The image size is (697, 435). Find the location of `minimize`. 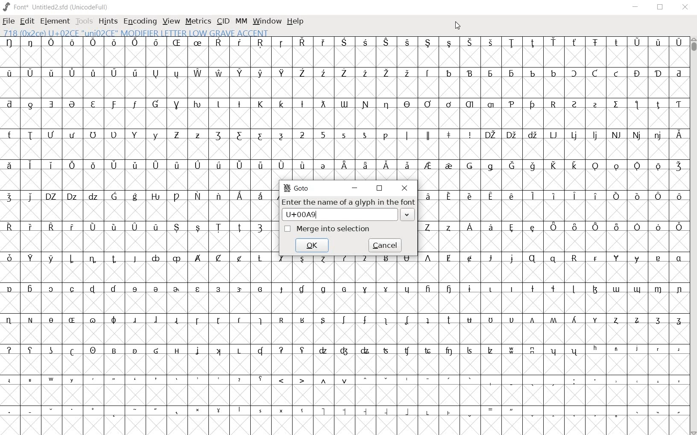

minimize is located at coordinates (355, 188).